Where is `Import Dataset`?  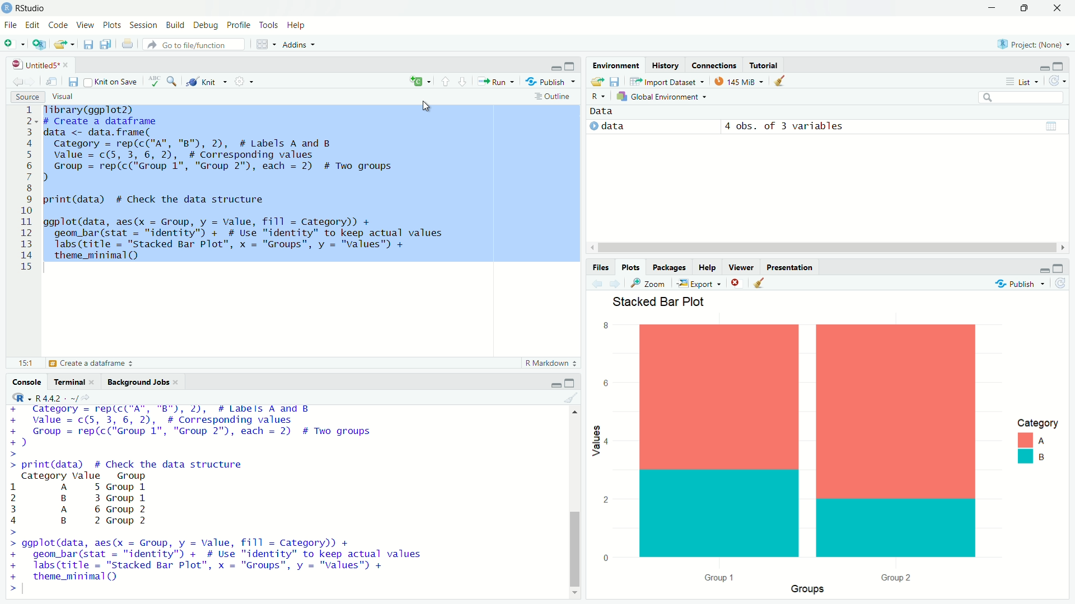
Import Dataset is located at coordinates (667, 81).